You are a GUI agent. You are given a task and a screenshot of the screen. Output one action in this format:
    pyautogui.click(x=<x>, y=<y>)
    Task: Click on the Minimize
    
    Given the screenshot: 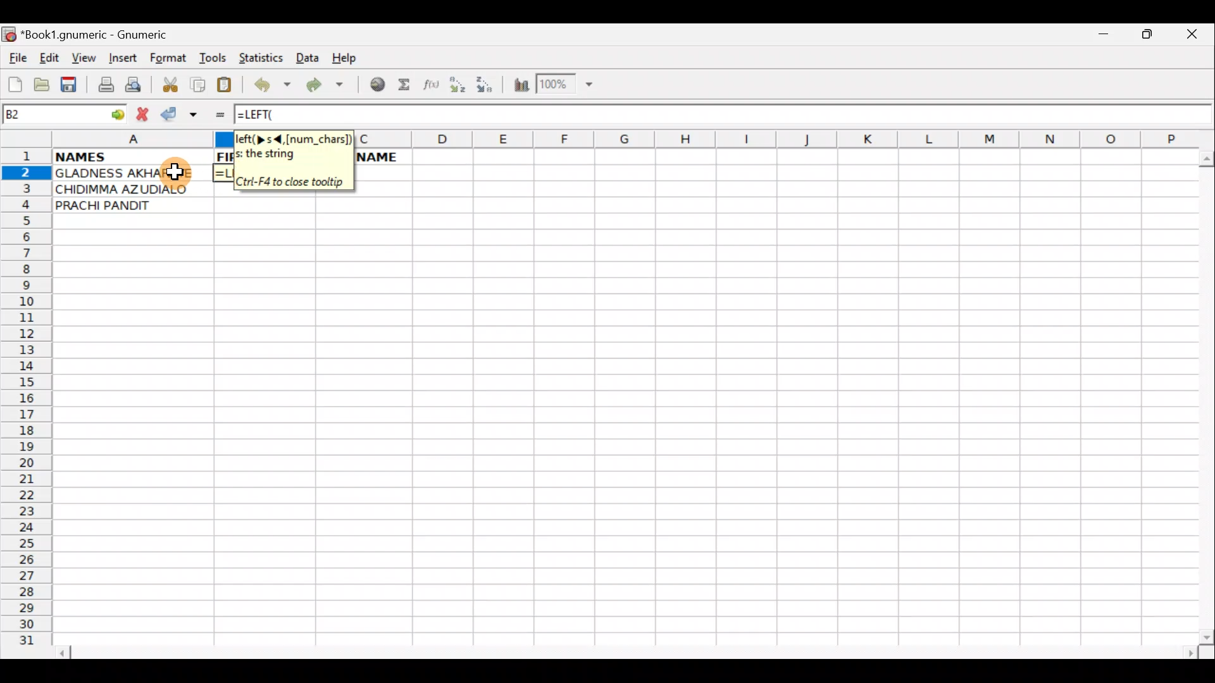 What is the action you would take?
    pyautogui.click(x=1100, y=37)
    